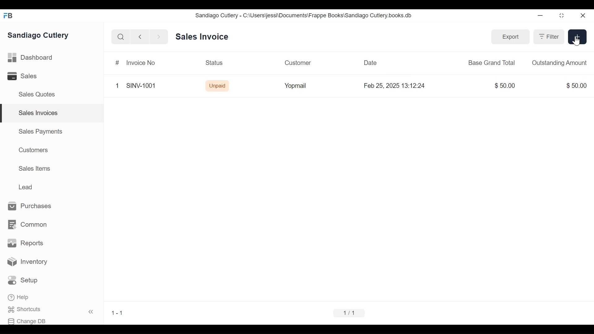  What do you see at coordinates (27, 310) in the screenshot?
I see `Shortcuts` at bounding box center [27, 310].